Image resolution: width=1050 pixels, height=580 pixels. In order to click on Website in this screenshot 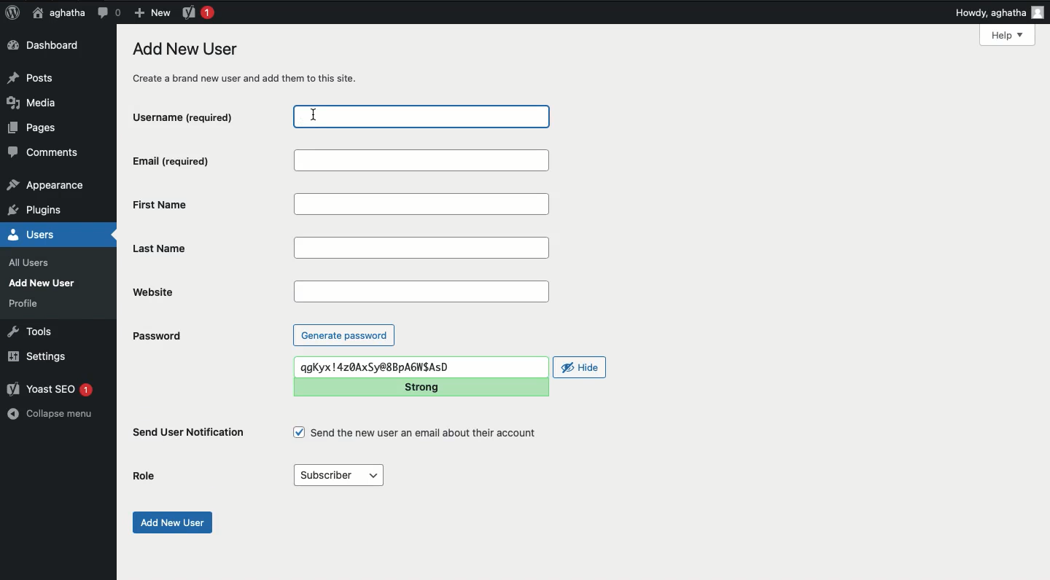, I will do `click(211, 292)`.